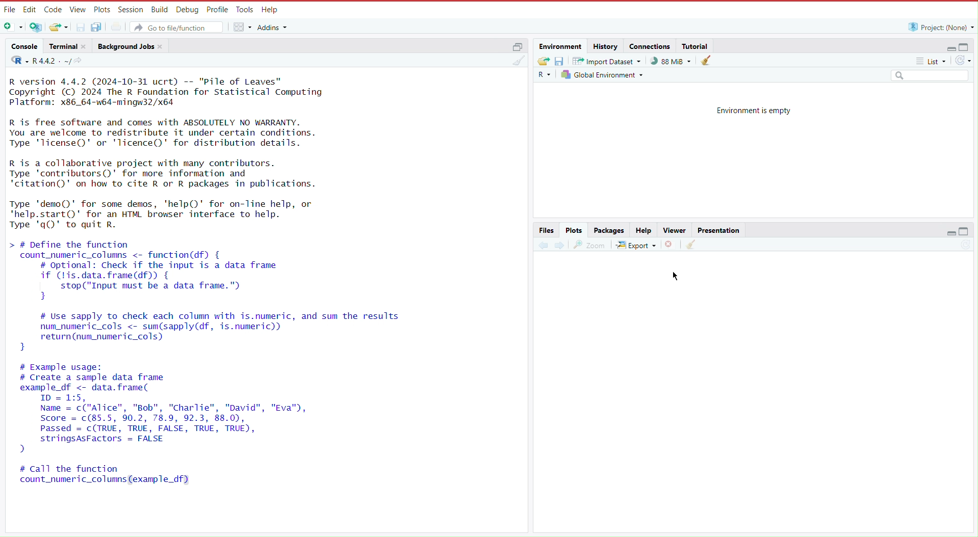  What do you see at coordinates (121, 26) in the screenshot?
I see `Print the current file` at bounding box center [121, 26].